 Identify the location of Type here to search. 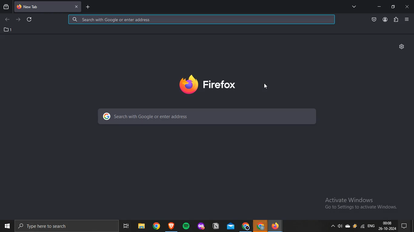
(49, 227).